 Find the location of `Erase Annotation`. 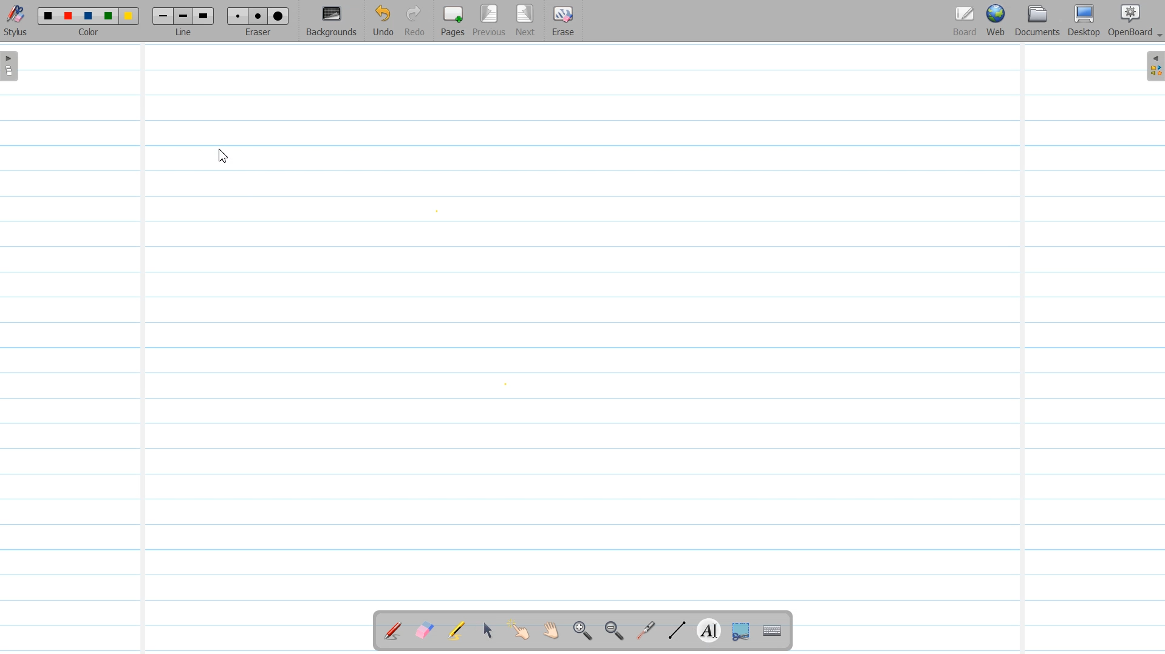

Erase Annotation is located at coordinates (426, 632).